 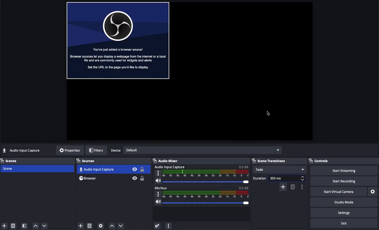 I want to click on Options, so click(x=302, y=187).